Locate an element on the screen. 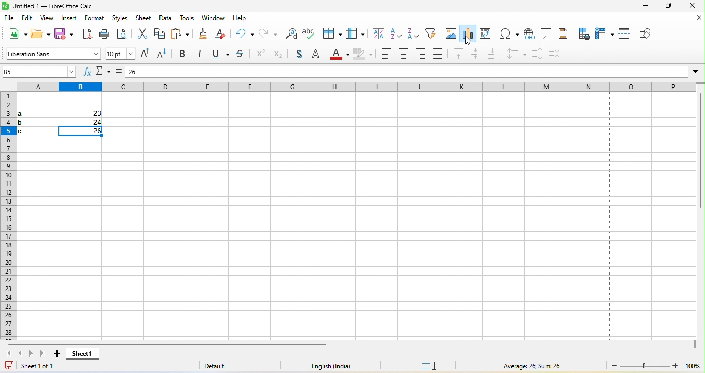  font name is located at coordinates (52, 53).